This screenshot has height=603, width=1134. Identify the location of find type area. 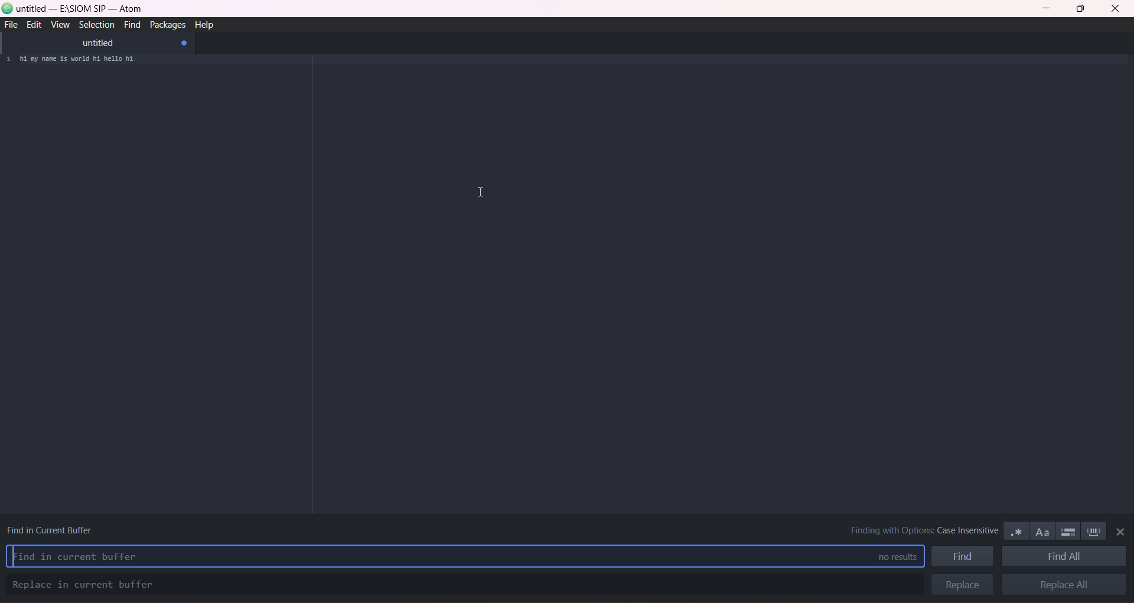
(431, 556).